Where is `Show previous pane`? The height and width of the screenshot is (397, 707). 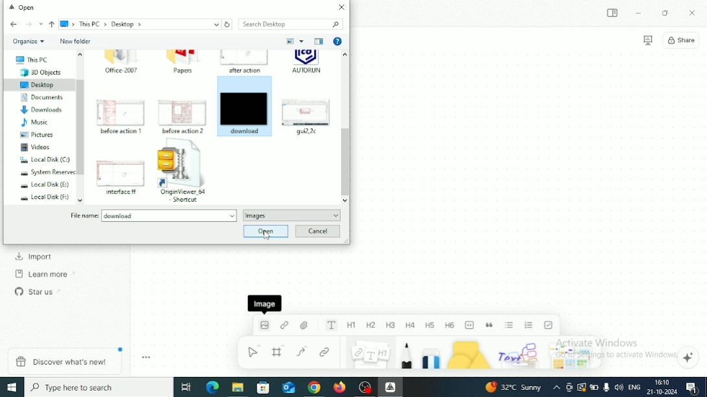
Show previous pane is located at coordinates (320, 43).